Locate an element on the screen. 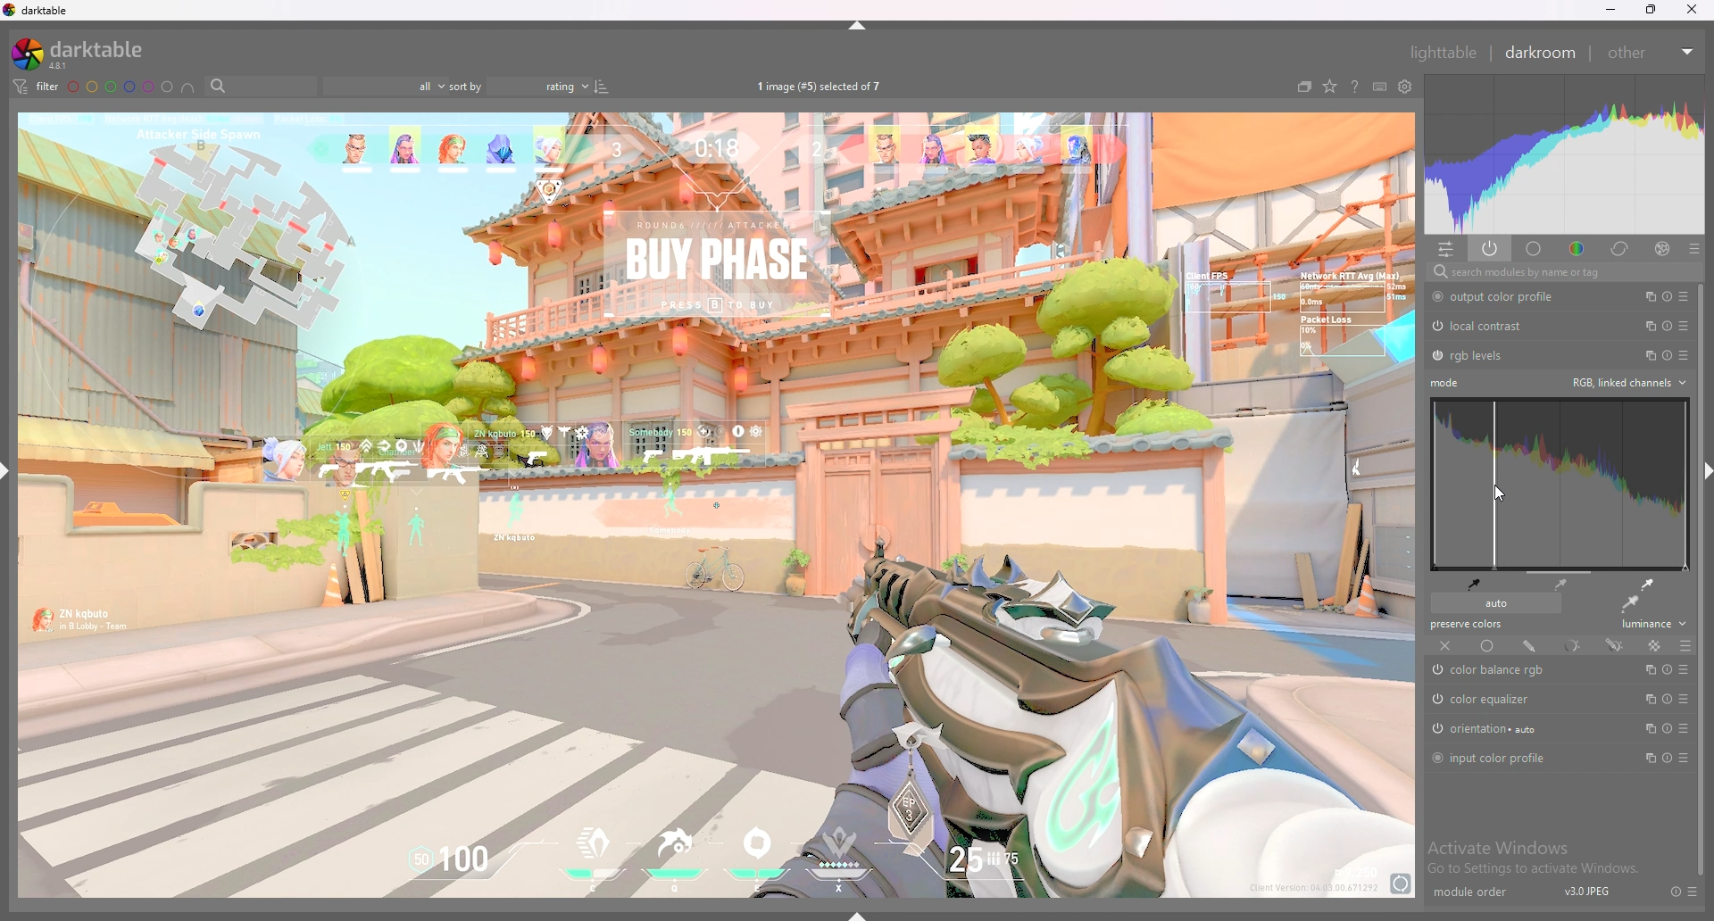 This screenshot has width=1714, height=921. rgb levels is located at coordinates (1479, 356).